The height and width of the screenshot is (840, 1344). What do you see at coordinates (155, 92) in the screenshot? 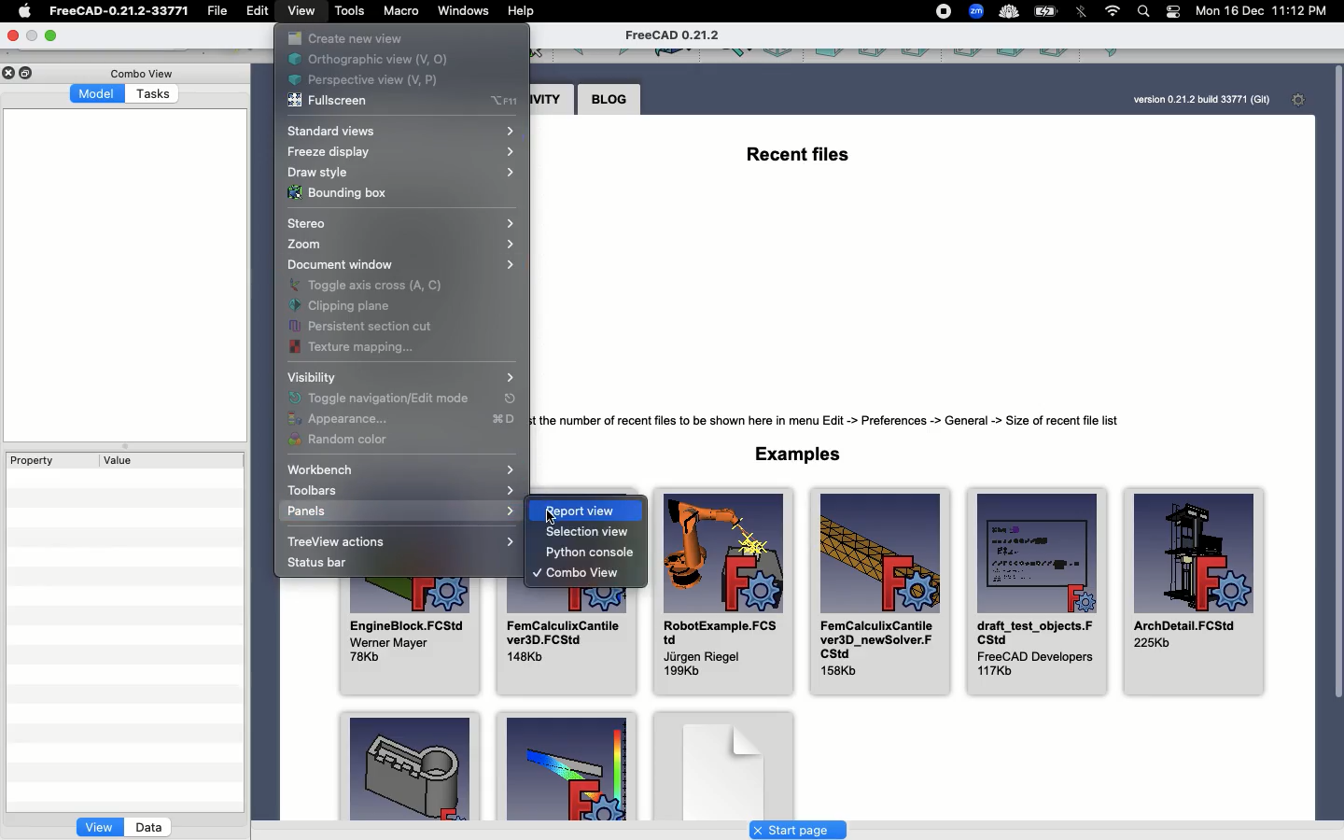
I see `Tasks` at bounding box center [155, 92].